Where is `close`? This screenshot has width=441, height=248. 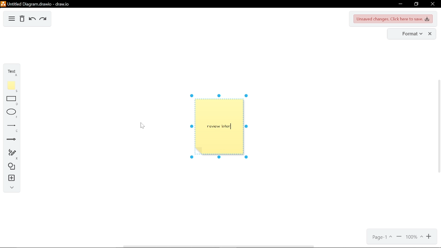 close is located at coordinates (433, 4).